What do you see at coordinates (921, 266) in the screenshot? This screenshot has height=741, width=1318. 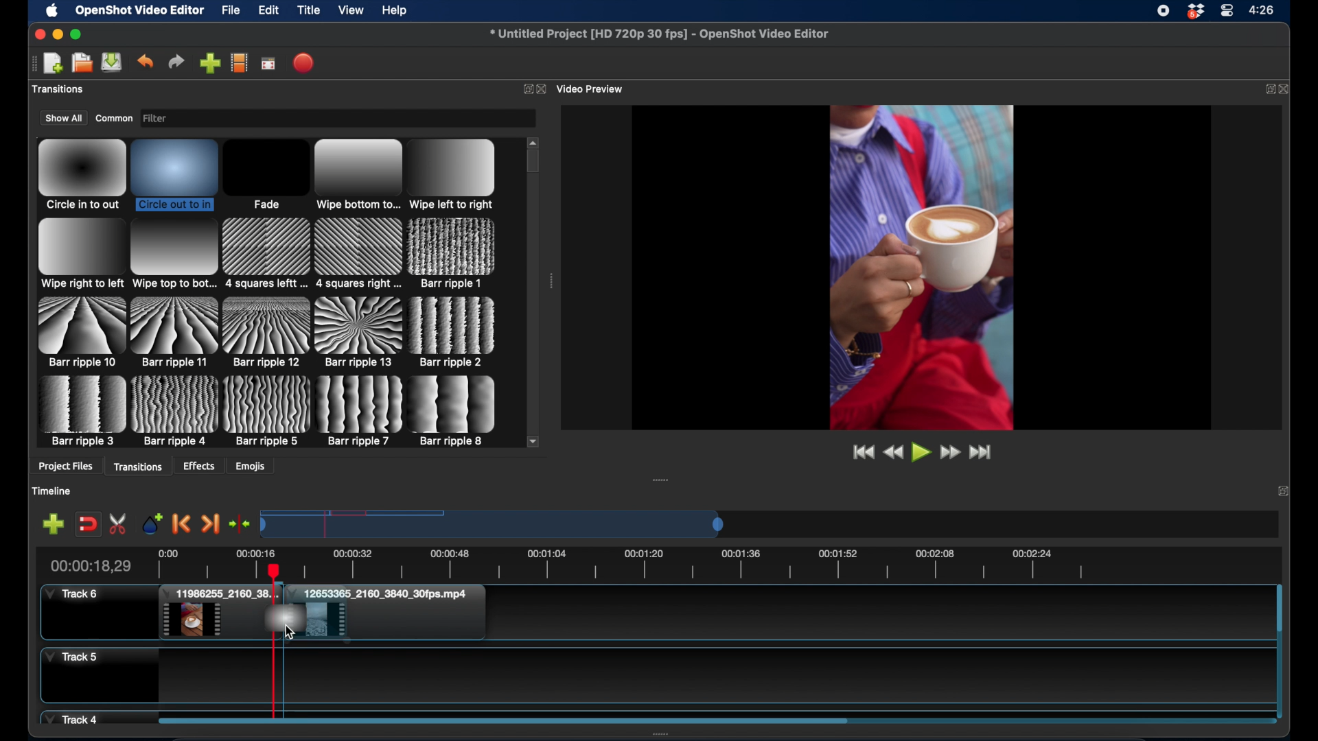 I see `video preview` at bounding box center [921, 266].